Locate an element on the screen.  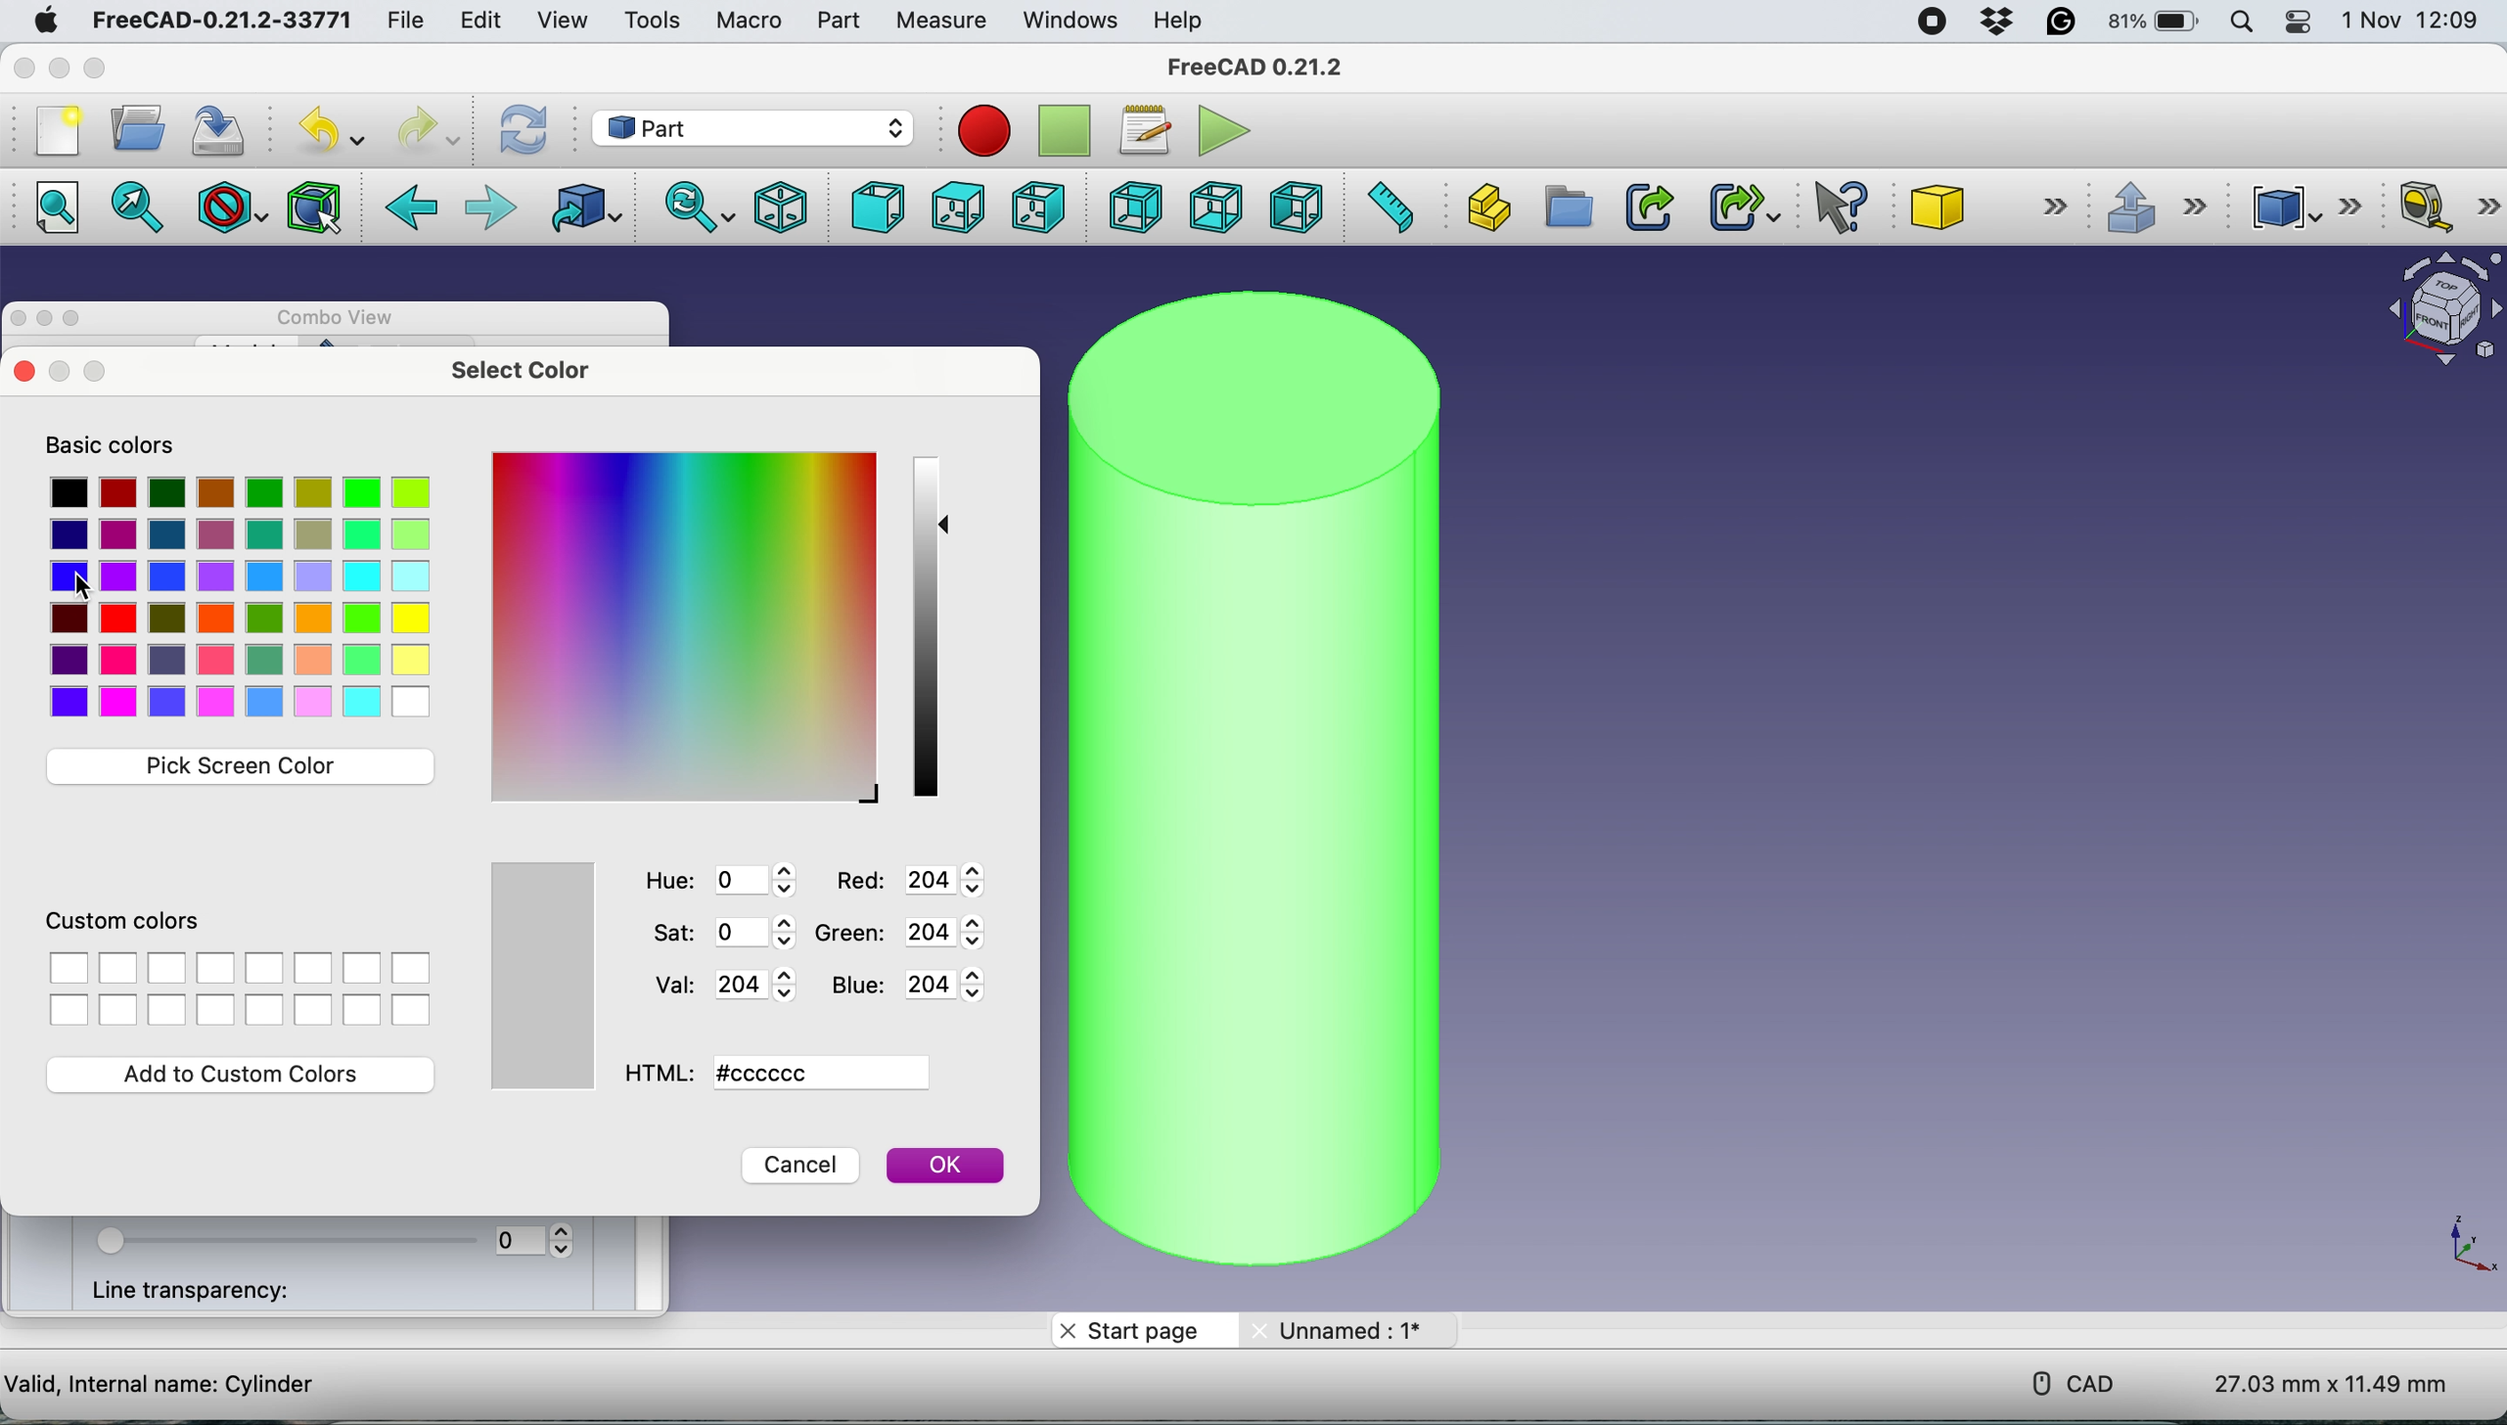
Select color is located at coordinates (241, 599).